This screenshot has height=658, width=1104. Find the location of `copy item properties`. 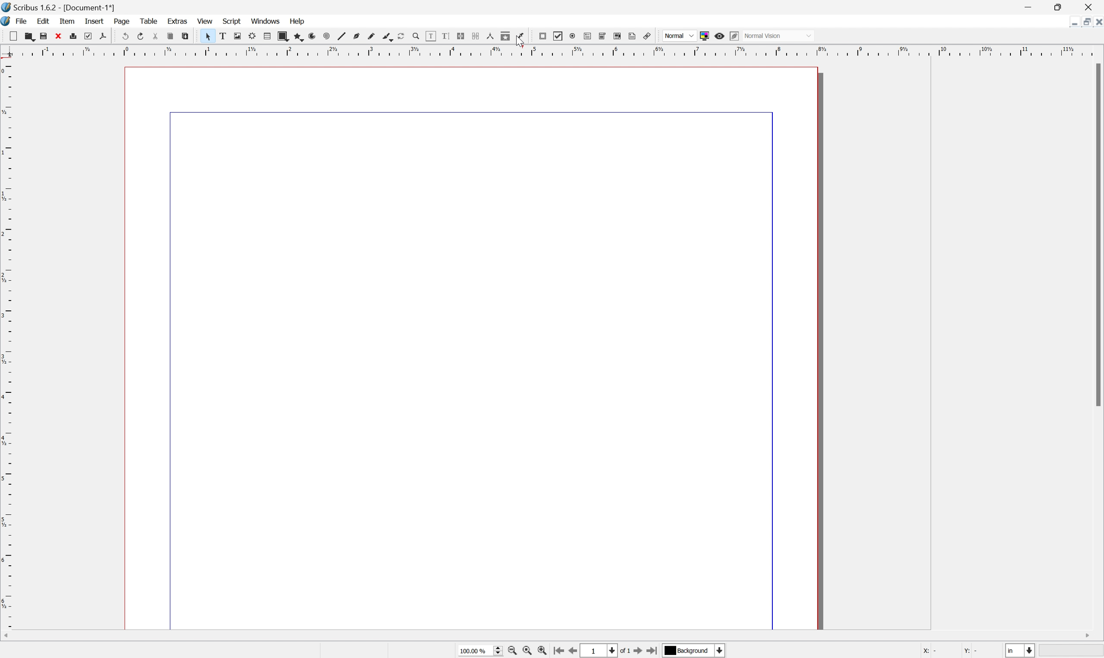

copy item properties is located at coordinates (505, 36).